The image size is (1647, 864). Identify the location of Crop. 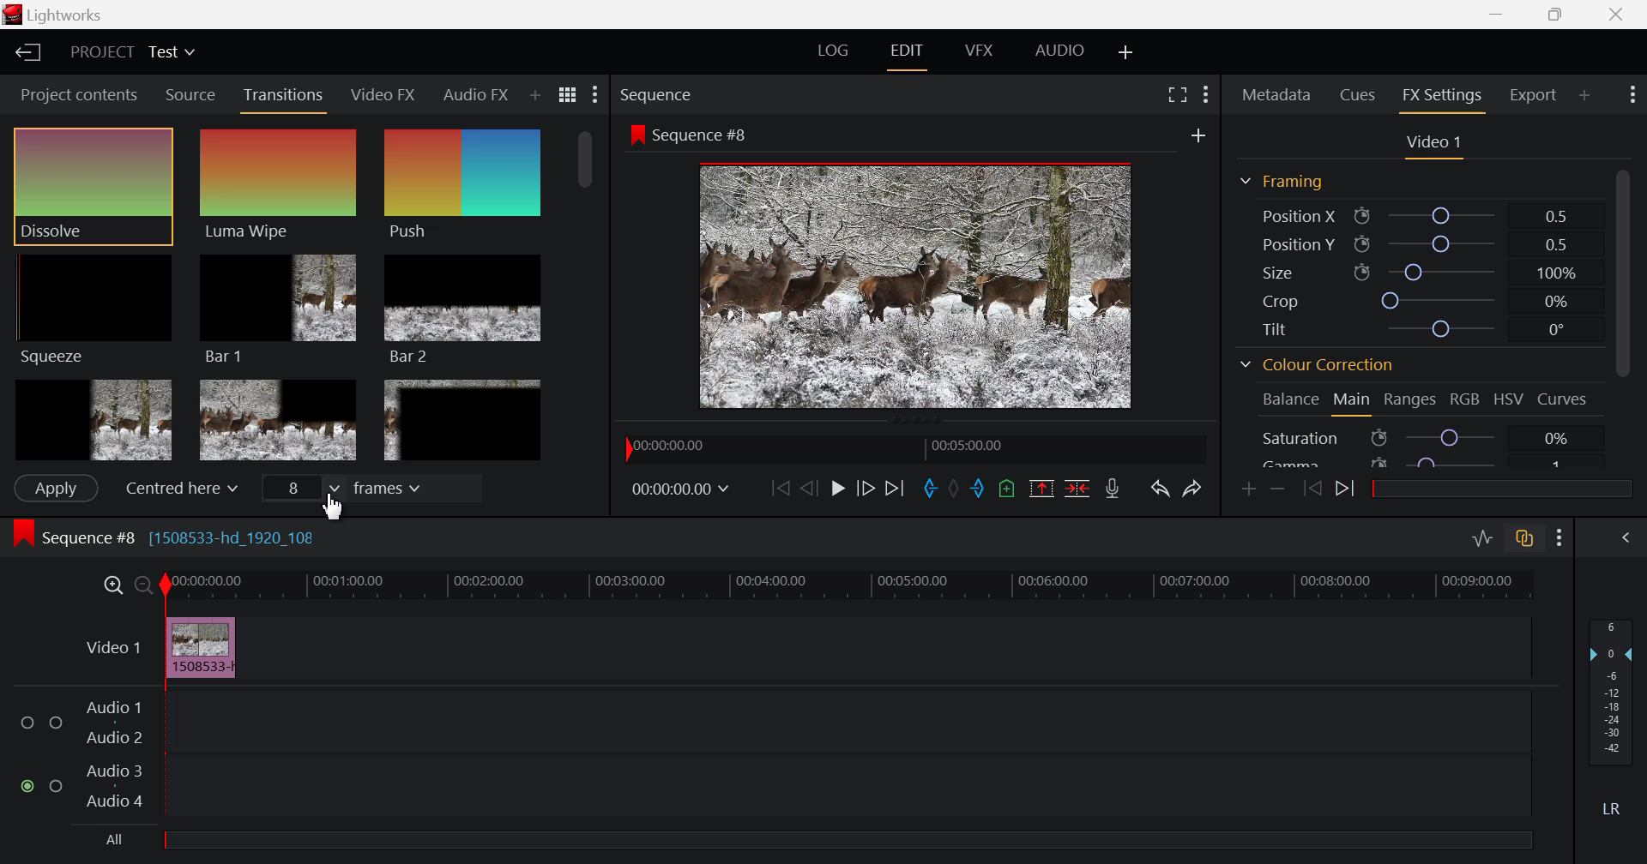
(1410, 299).